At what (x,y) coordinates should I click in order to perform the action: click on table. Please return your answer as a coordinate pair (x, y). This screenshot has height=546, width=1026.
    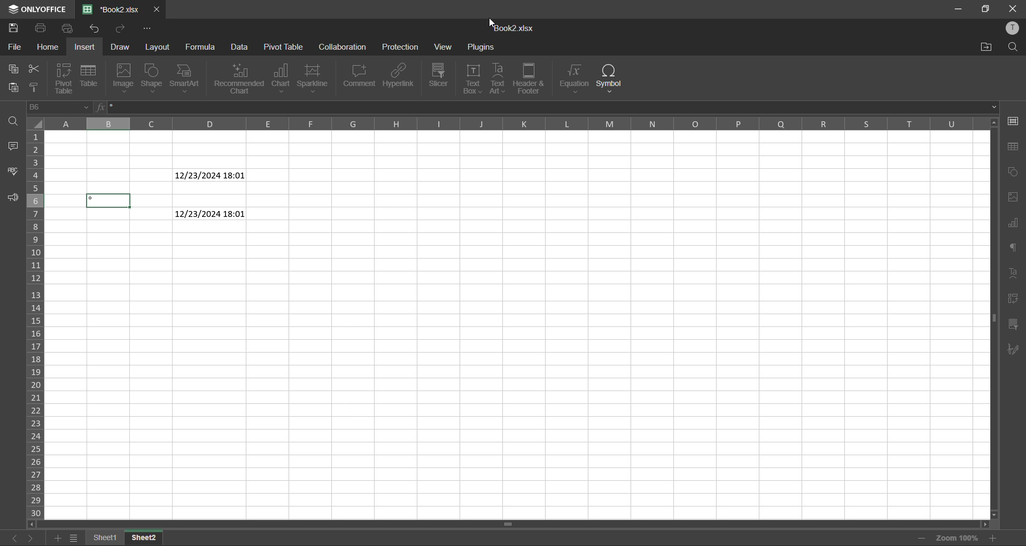
    Looking at the image, I should click on (1013, 147).